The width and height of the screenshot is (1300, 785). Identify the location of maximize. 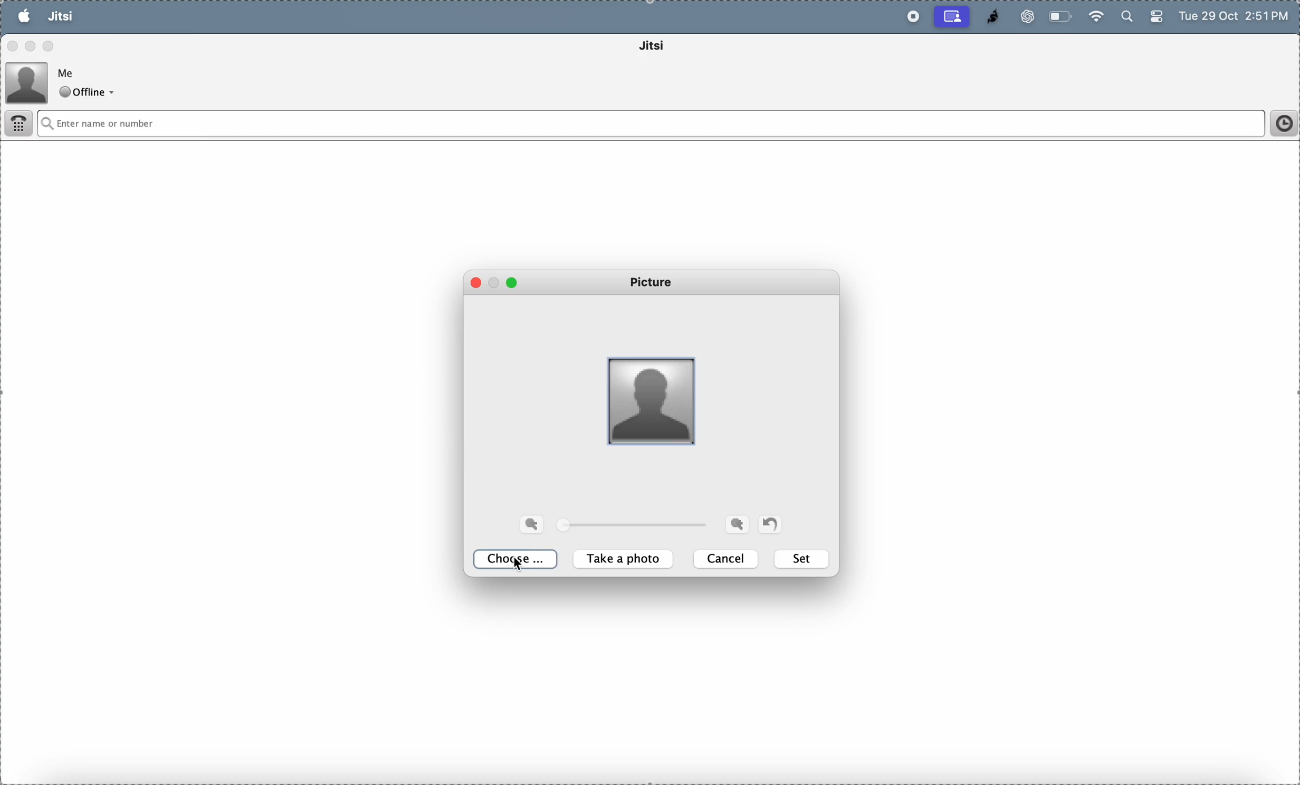
(50, 45).